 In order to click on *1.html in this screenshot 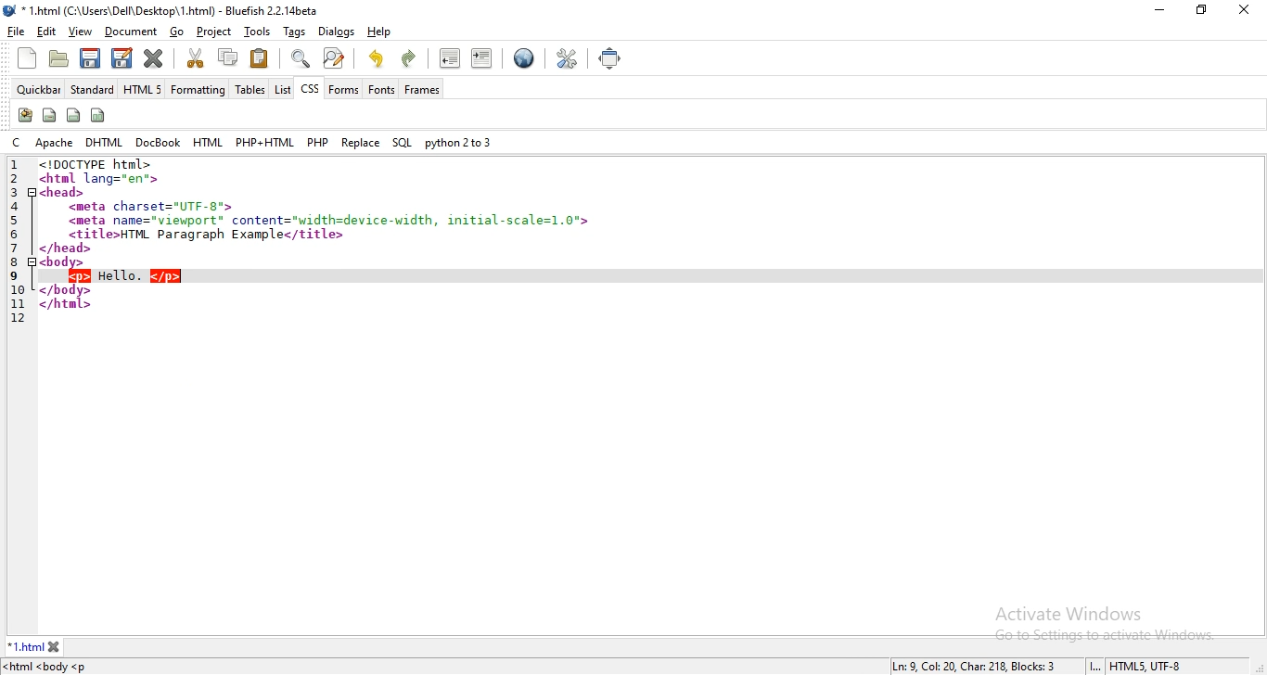, I will do `click(26, 646)`.